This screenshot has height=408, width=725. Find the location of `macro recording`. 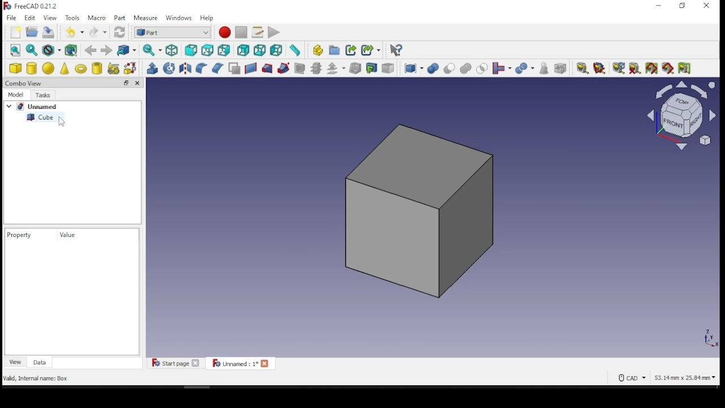

macro recording is located at coordinates (225, 32).